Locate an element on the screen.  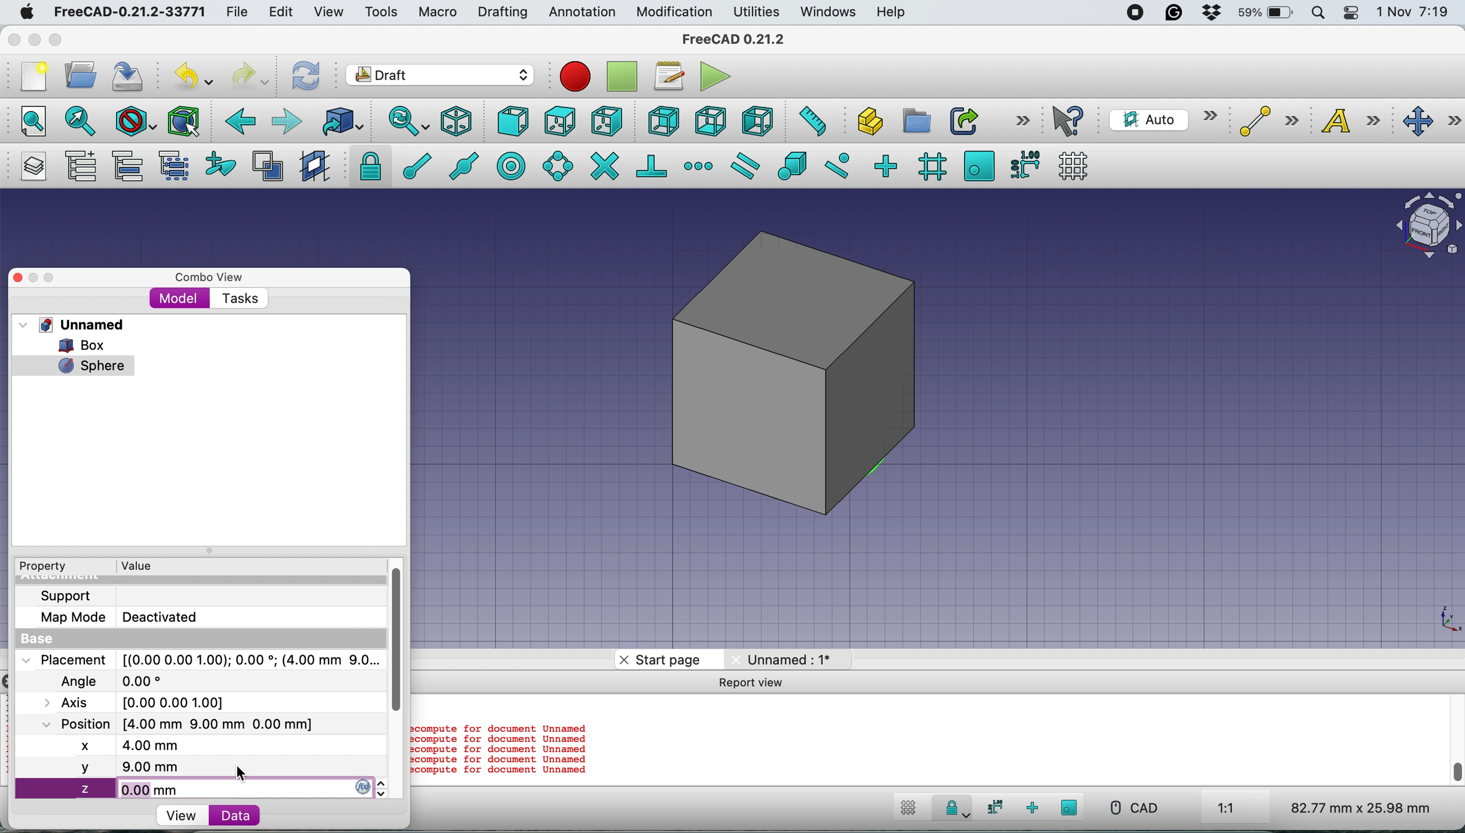
close tab is located at coordinates (734, 659).